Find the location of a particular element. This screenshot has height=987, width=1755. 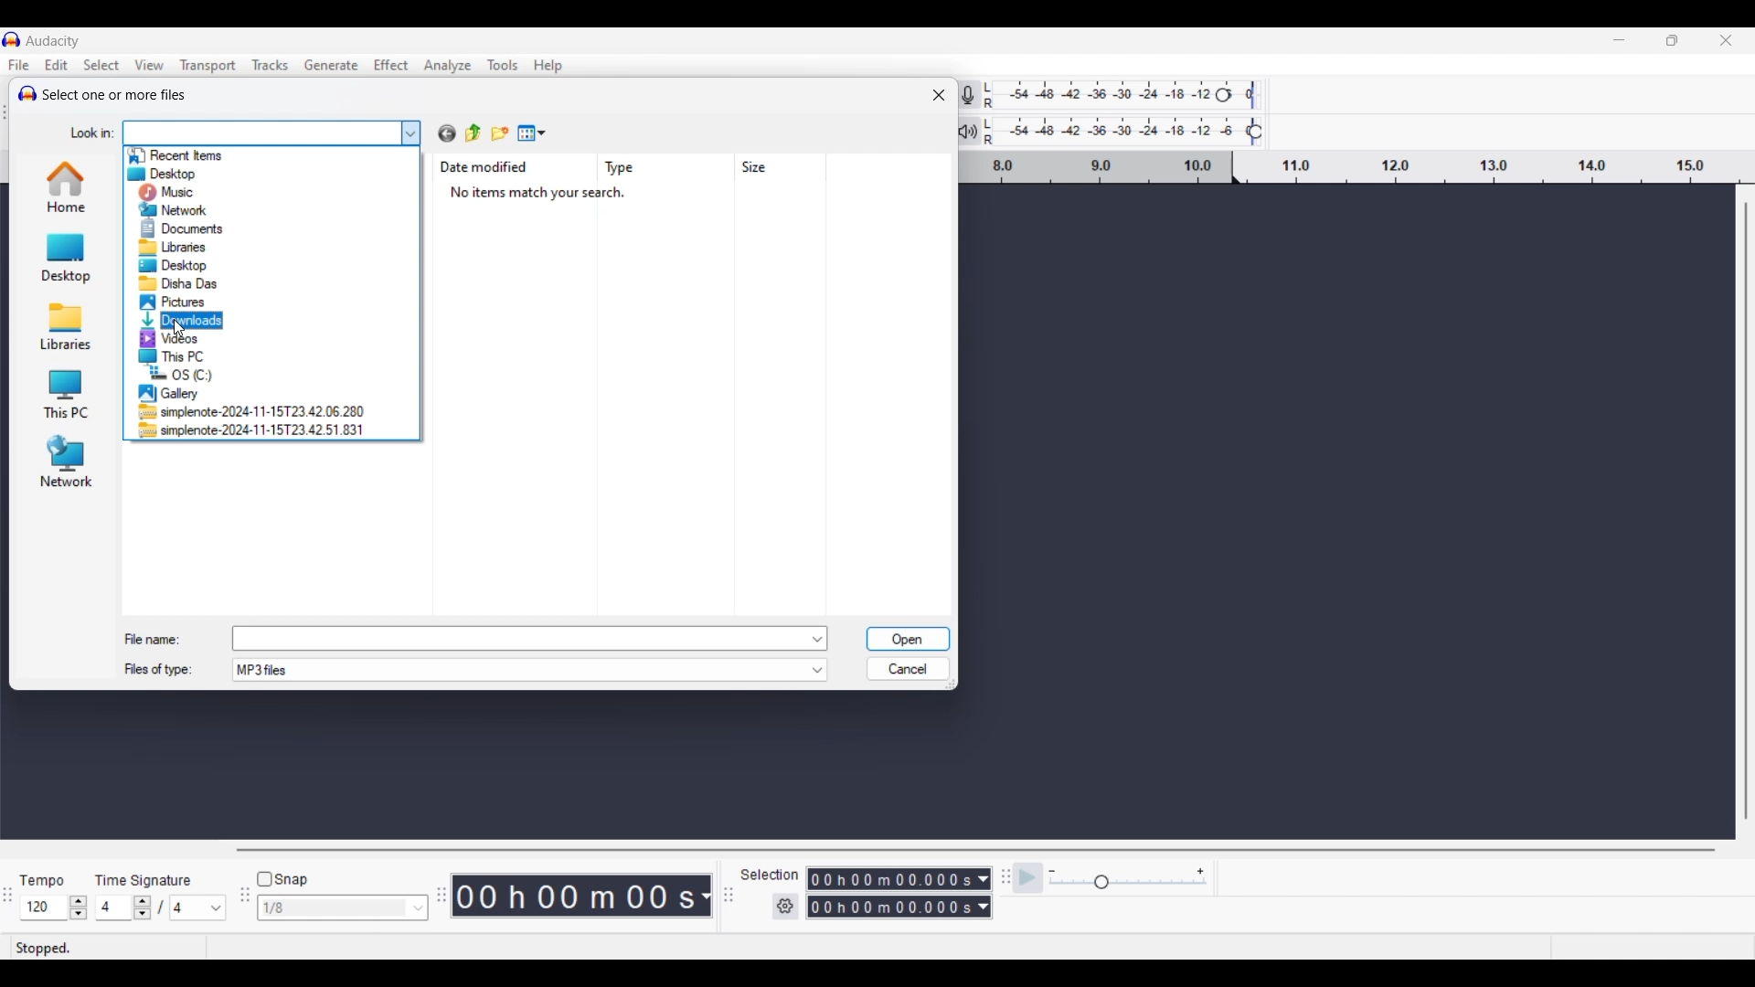

Click to save inputs is located at coordinates (908, 640).